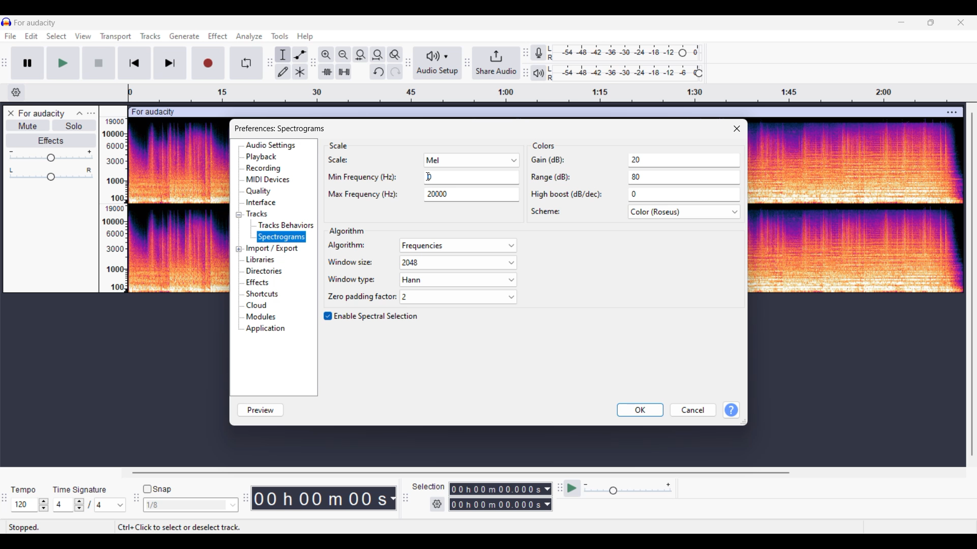 The image size is (977, 549). Describe the element at coordinates (395, 55) in the screenshot. I see `Zoom toggle` at that location.